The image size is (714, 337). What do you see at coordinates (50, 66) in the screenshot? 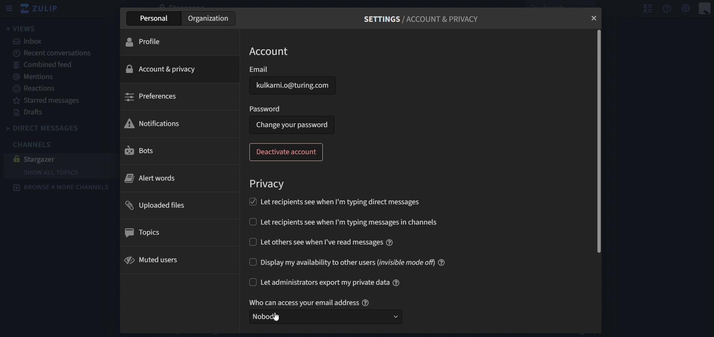
I see `combined feed` at bounding box center [50, 66].